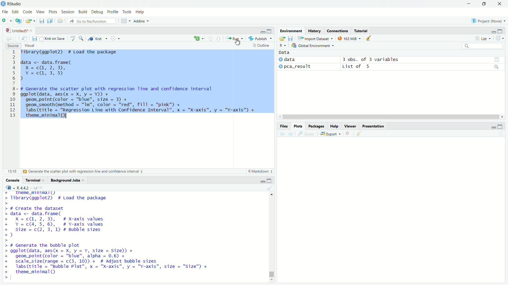 This screenshot has height=285, width=508. What do you see at coordinates (493, 127) in the screenshot?
I see `minimize` at bounding box center [493, 127].